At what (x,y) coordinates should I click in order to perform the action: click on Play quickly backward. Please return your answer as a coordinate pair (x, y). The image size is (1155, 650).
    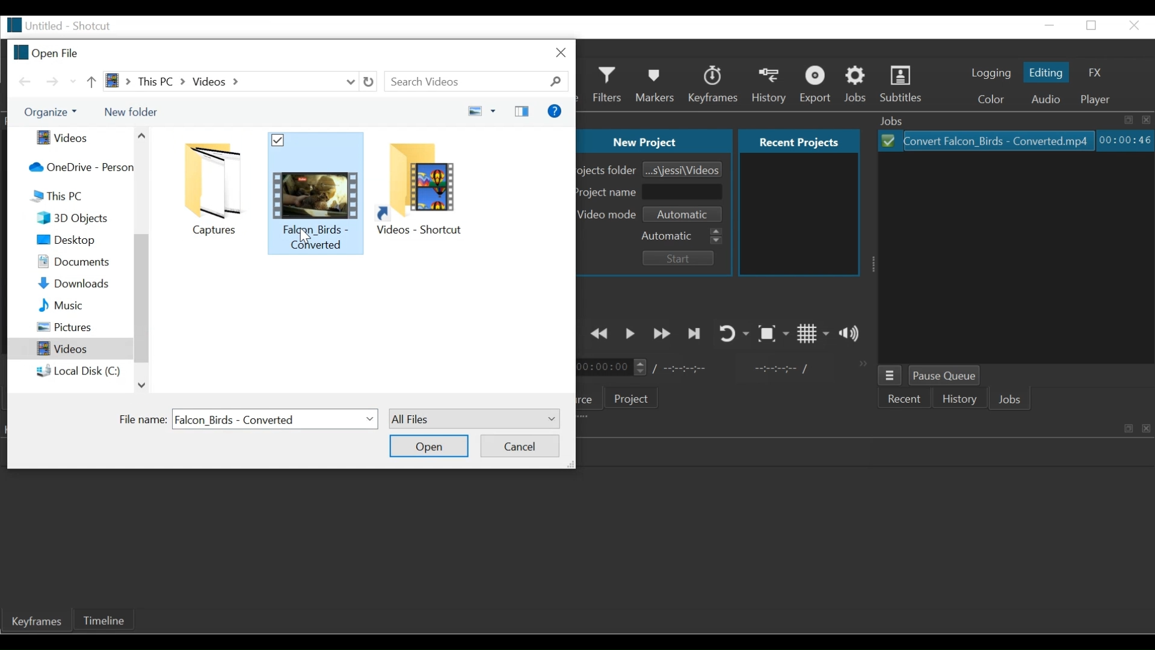
    Looking at the image, I should click on (599, 333).